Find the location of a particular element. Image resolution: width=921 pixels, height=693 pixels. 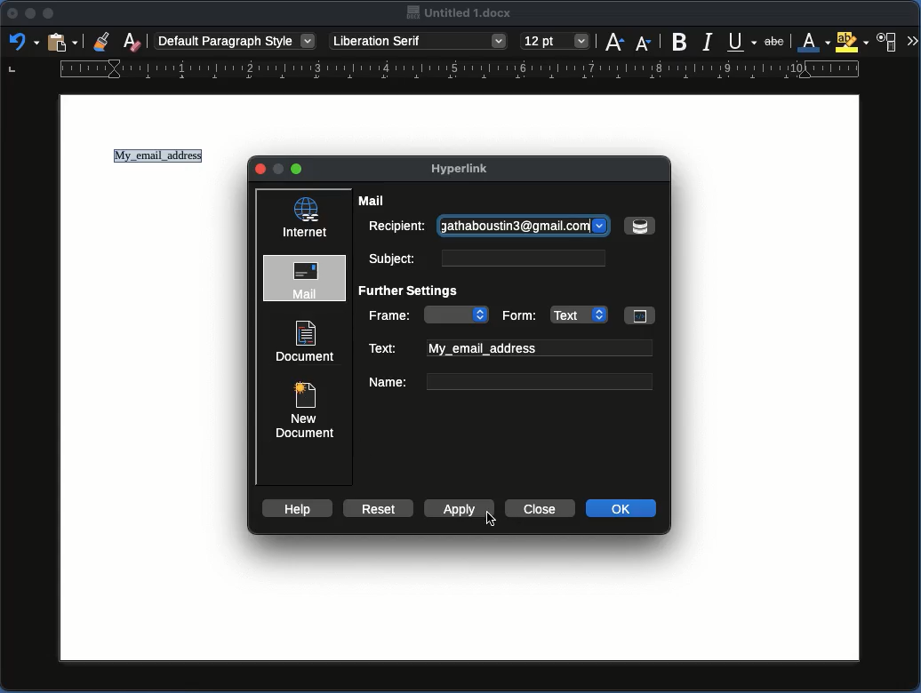

Minimize is located at coordinates (30, 14).